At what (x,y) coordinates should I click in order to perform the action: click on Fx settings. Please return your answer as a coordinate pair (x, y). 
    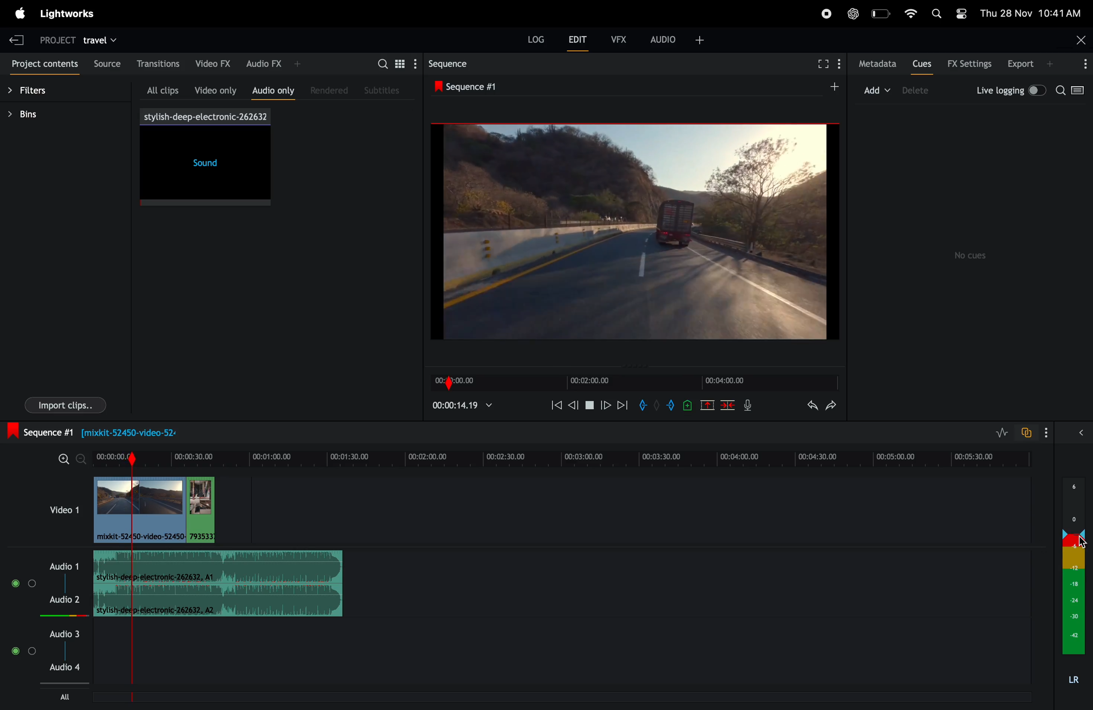
    Looking at the image, I should click on (970, 63).